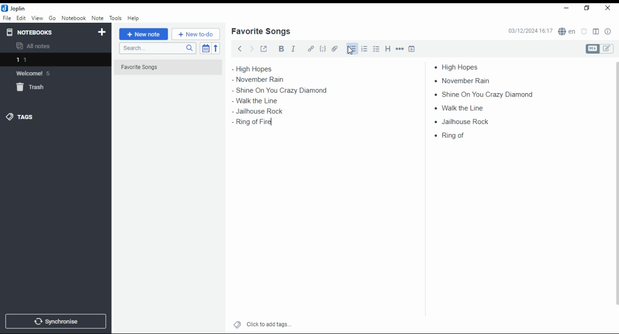 This screenshot has height=334, width=619. I want to click on new notebook, so click(102, 32).